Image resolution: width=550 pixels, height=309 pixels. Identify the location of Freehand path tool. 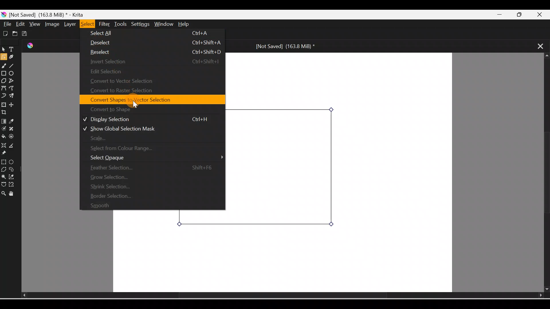
(13, 89).